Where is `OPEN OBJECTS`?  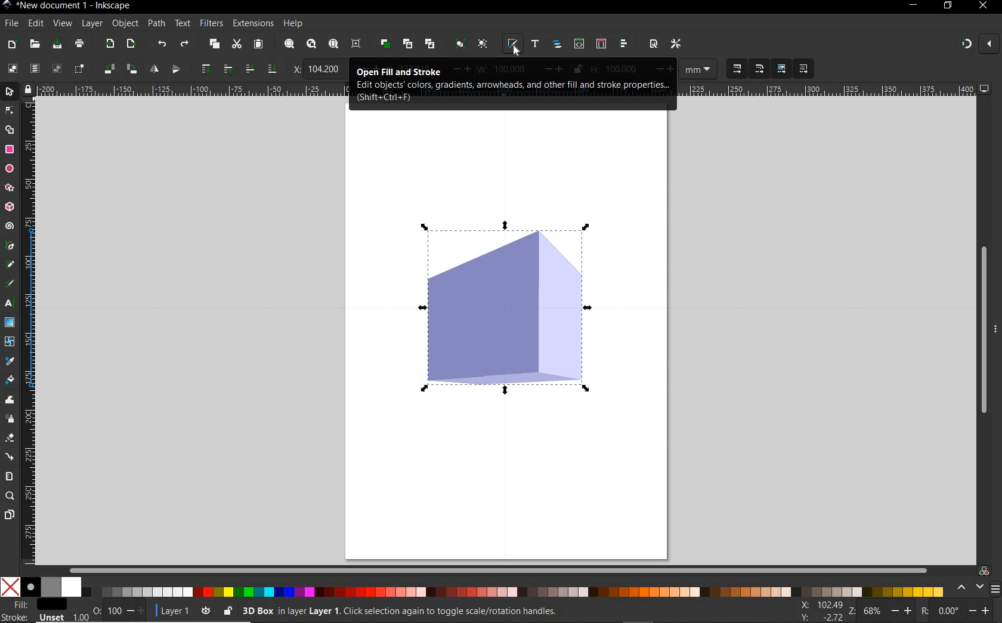 OPEN OBJECTS is located at coordinates (558, 45).